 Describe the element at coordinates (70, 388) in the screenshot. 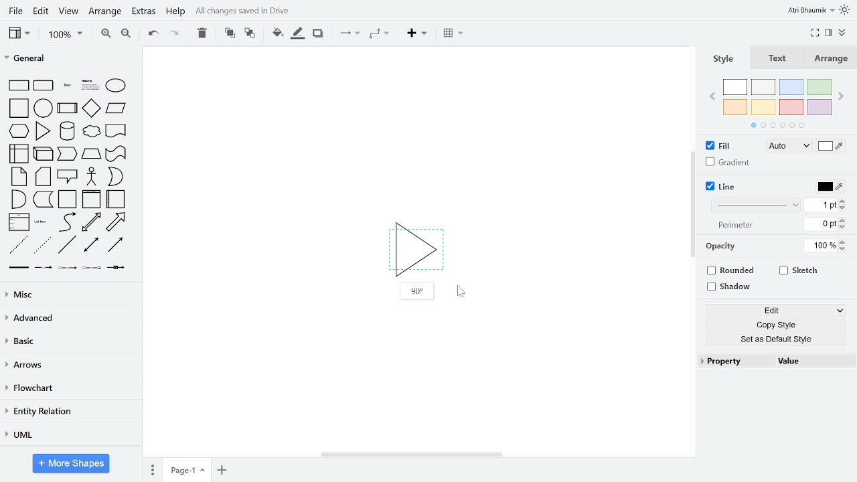

I see `flowchart` at that location.